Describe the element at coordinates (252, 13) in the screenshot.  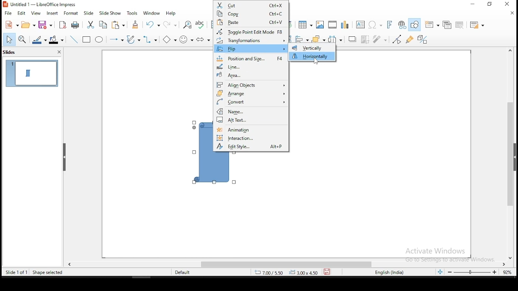
I see `copy` at that location.